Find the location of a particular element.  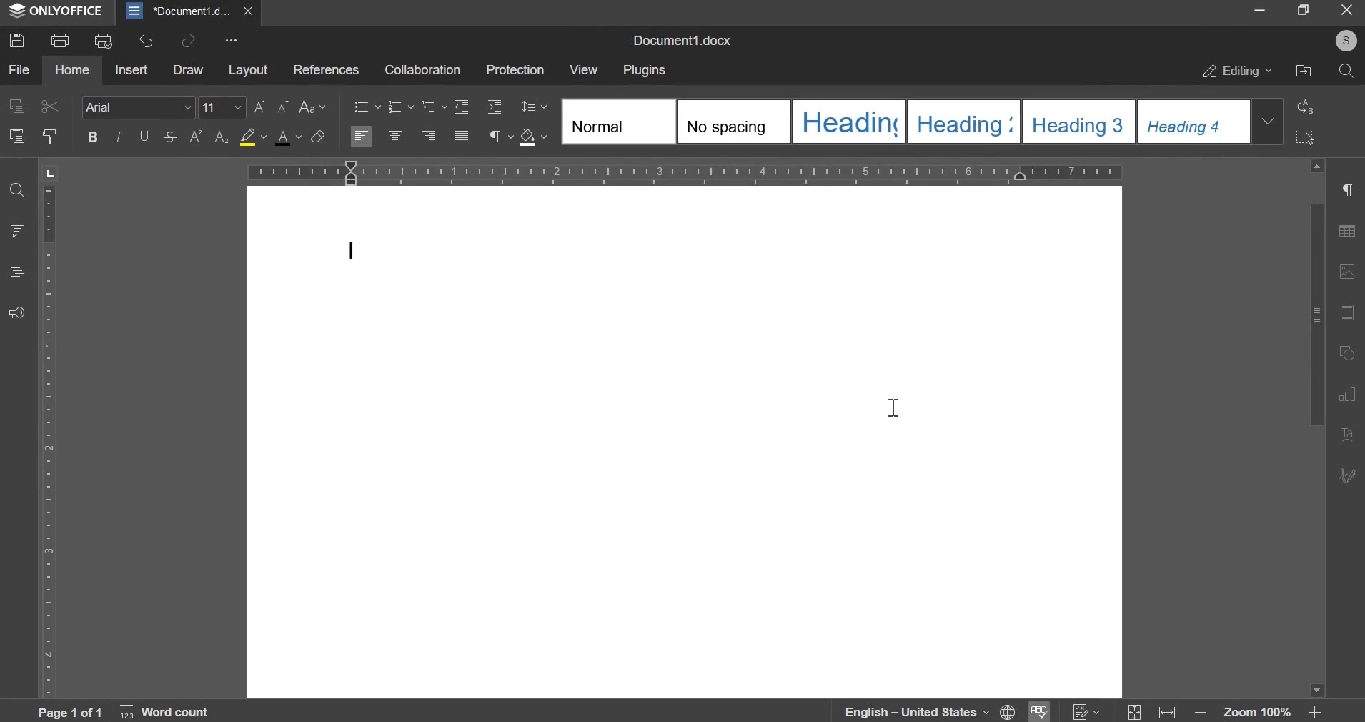

paste is located at coordinates (19, 137).